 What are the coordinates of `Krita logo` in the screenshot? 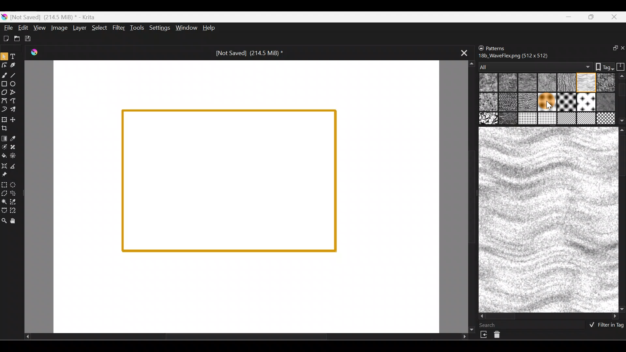 It's located at (4, 17).